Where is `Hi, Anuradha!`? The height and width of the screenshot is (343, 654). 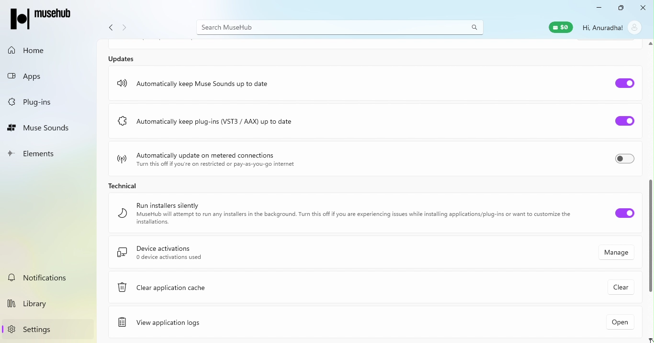
Hi, Anuradha! is located at coordinates (603, 27).